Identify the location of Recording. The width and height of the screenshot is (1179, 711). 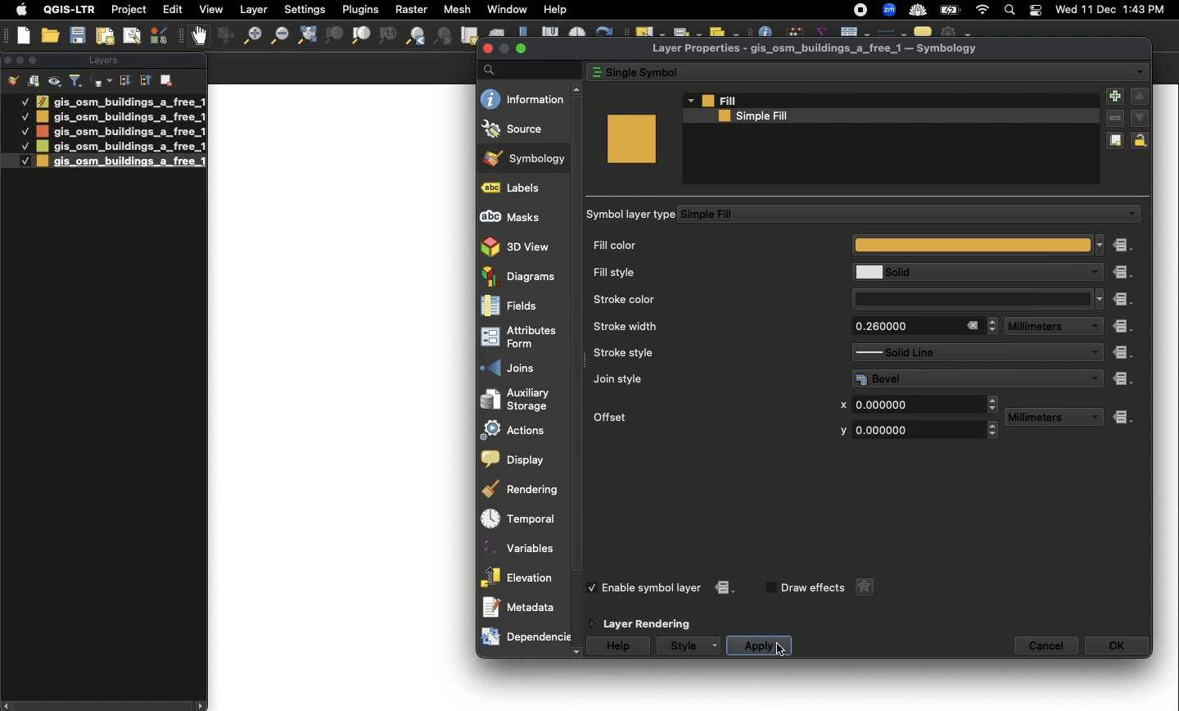
(861, 11).